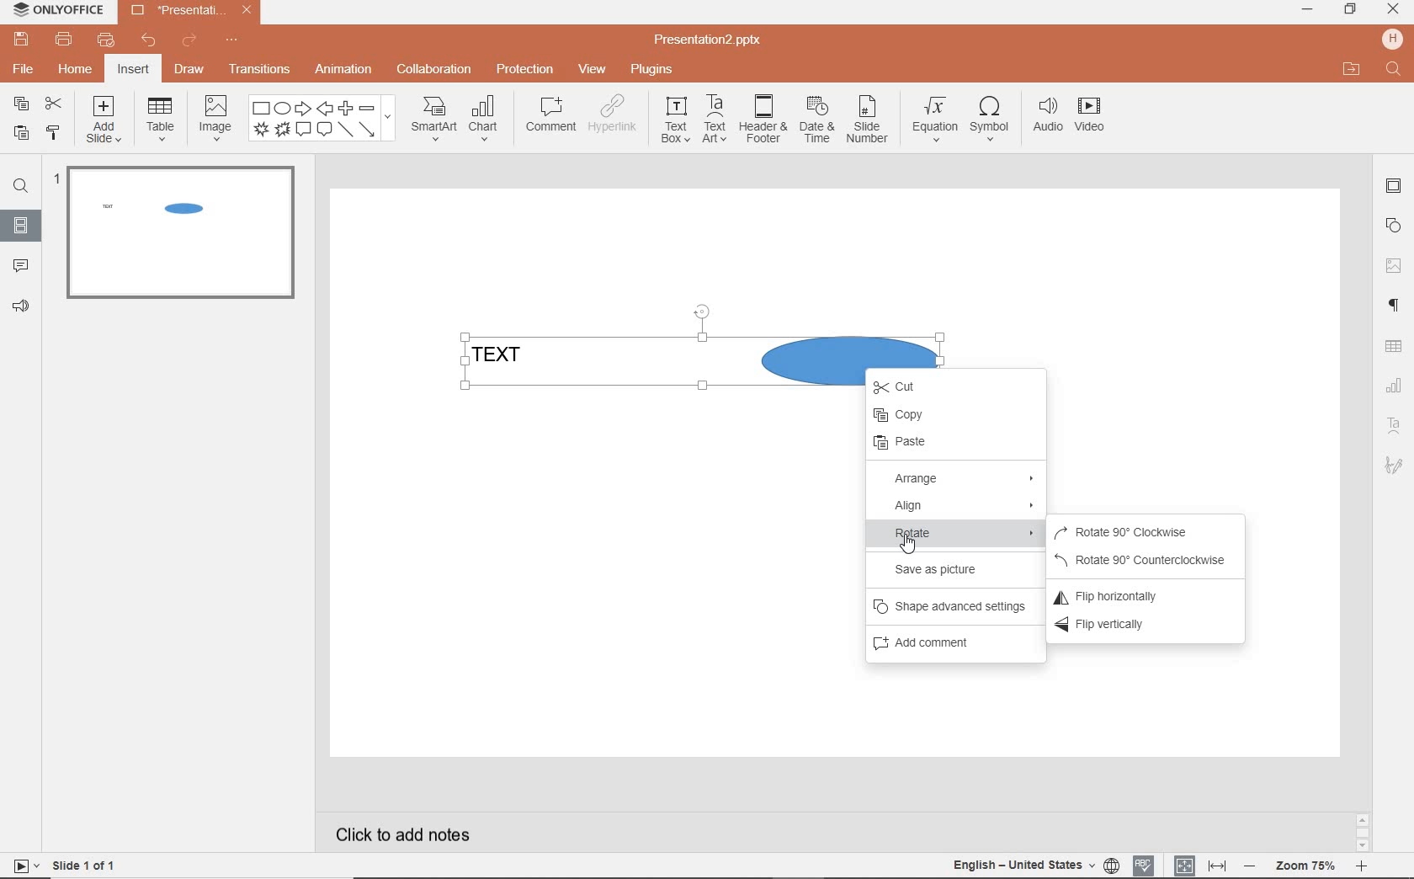  I want to click on Chart settings, so click(1393, 385).